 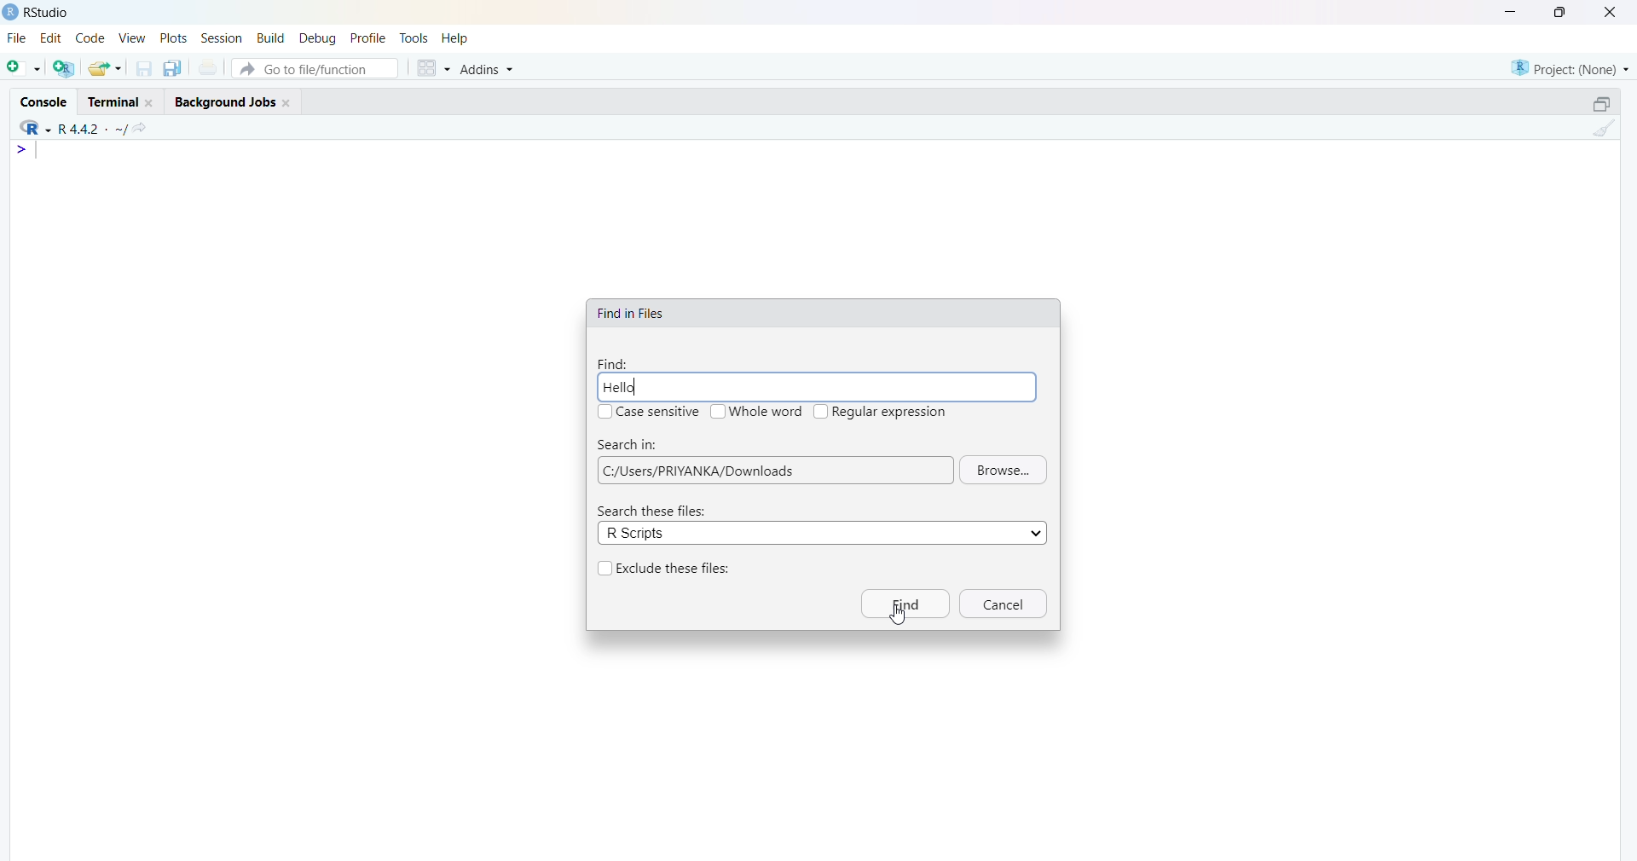 What do you see at coordinates (106, 68) in the screenshot?
I see `share` at bounding box center [106, 68].